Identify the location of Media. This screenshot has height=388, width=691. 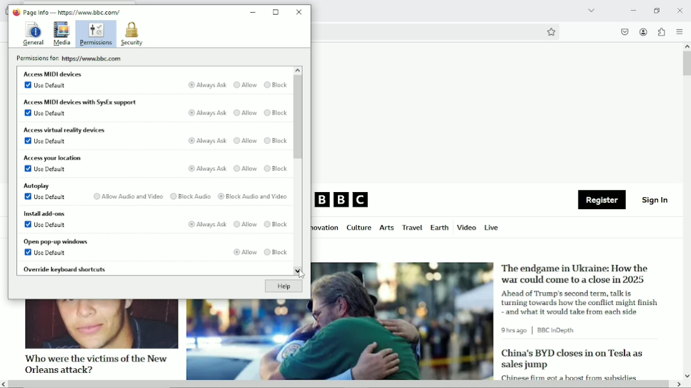
(62, 34).